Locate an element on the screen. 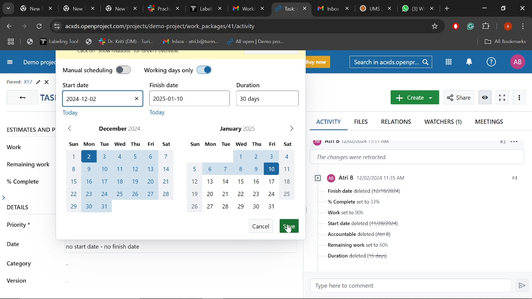  Finish date is located at coordinates (189, 98).